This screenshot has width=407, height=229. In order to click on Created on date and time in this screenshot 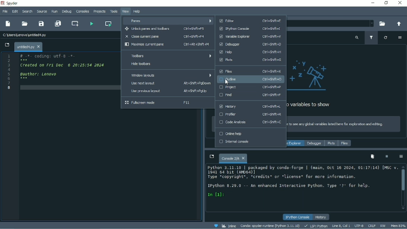, I will do `click(66, 65)`.